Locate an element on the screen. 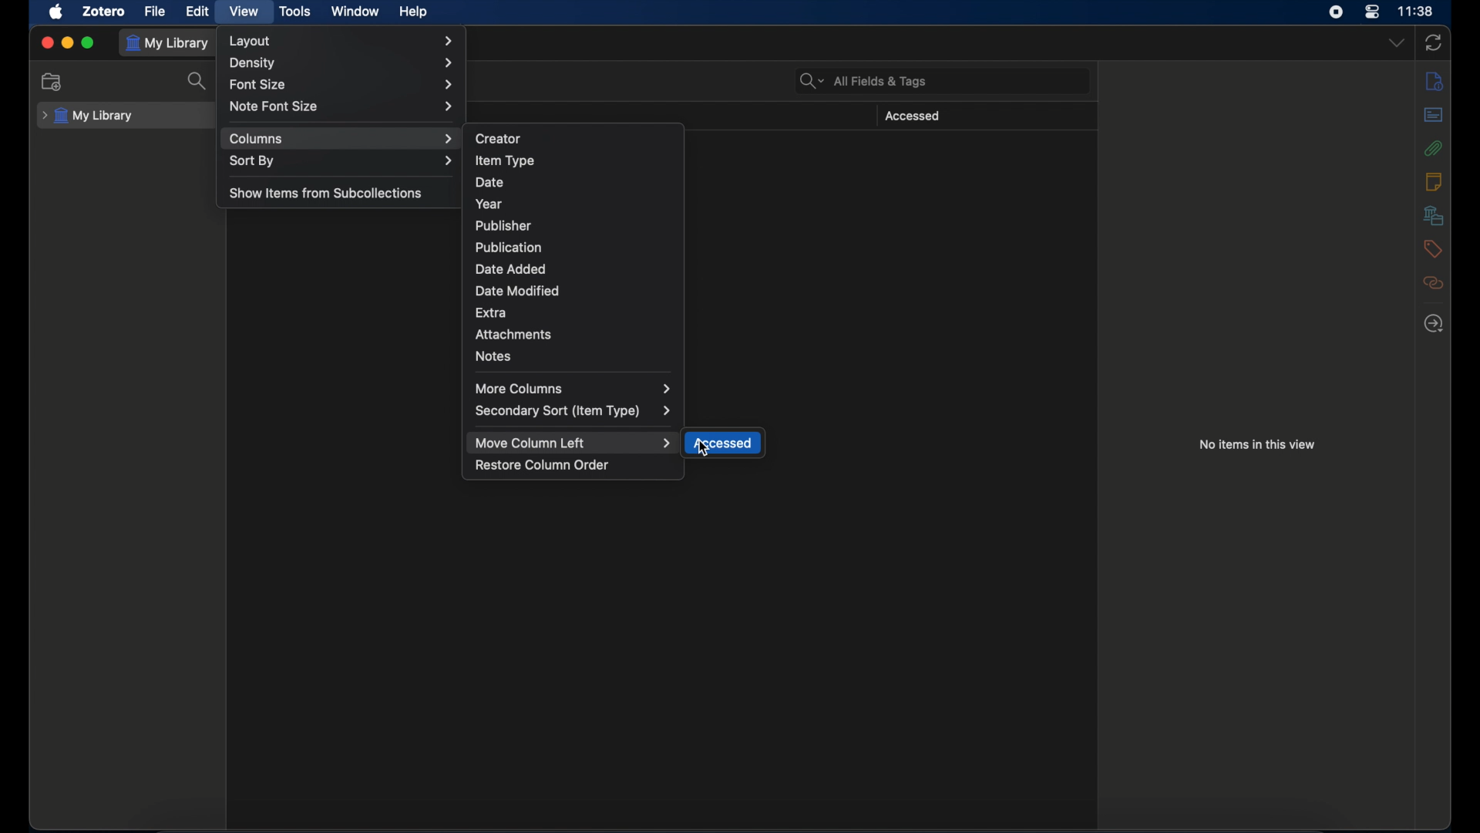 This screenshot has height=833, width=1480. sync is located at coordinates (1434, 44).